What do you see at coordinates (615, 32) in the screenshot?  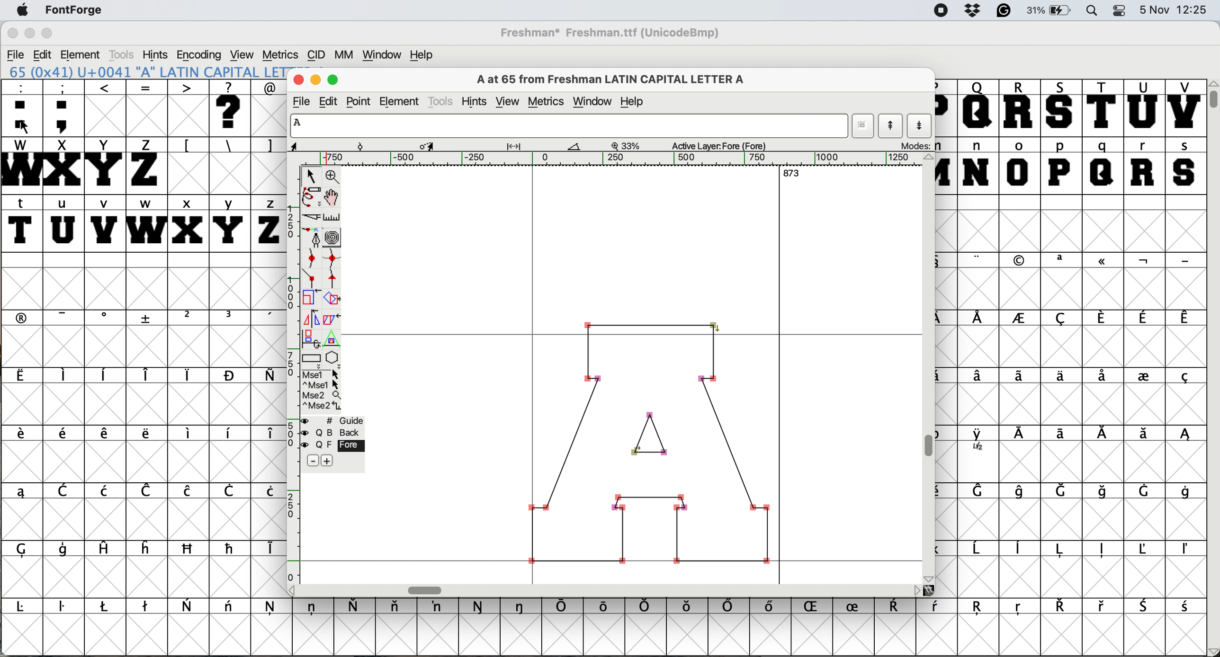 I see `Freshman* Freshman.ttf (UnicodeBmp)` at bounding box center [615, 32].